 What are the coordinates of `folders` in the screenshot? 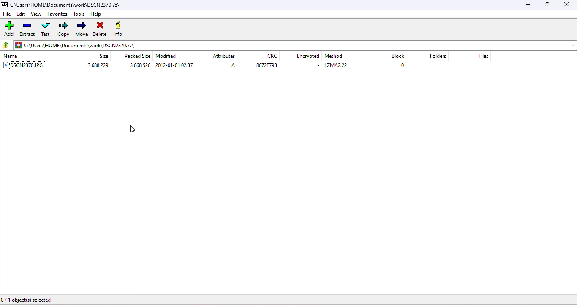 It's located at (438, 57).